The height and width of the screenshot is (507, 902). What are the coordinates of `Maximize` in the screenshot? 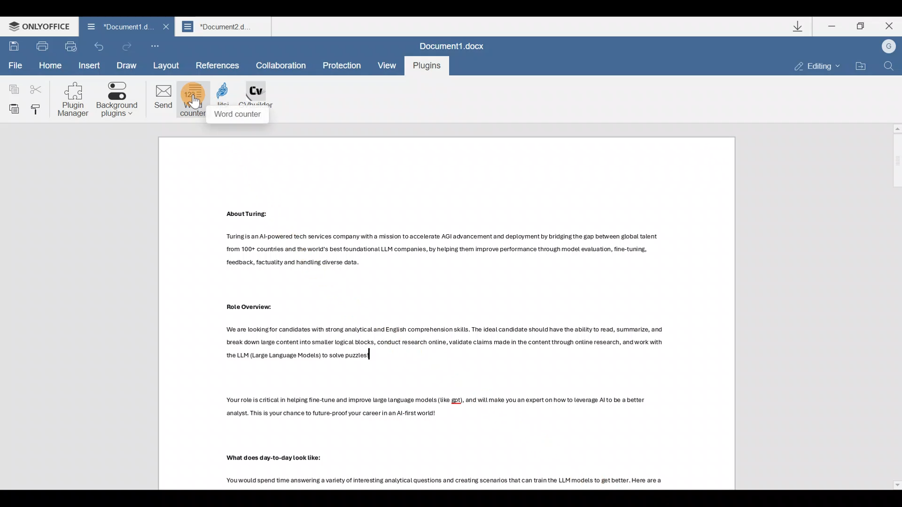 It's located at (862, 29).